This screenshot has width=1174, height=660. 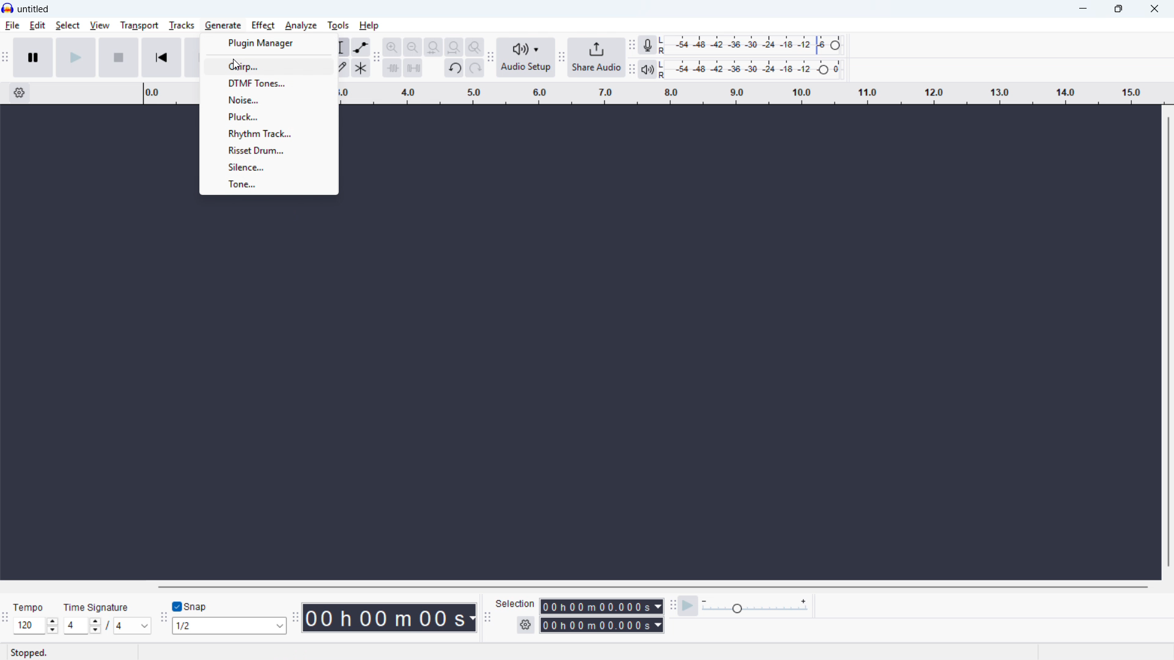 What do you see at coordinates (370, 25) in the screenshot?
I see `help ` at bounding box center [370, 25].